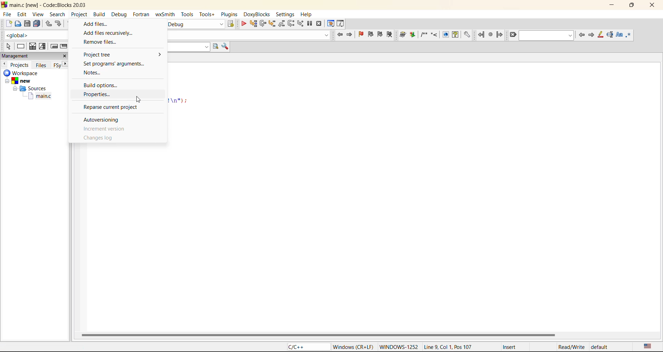 The image size is (663, 352). I want to click on Insert a comment block at the current line, so click(424, 35).